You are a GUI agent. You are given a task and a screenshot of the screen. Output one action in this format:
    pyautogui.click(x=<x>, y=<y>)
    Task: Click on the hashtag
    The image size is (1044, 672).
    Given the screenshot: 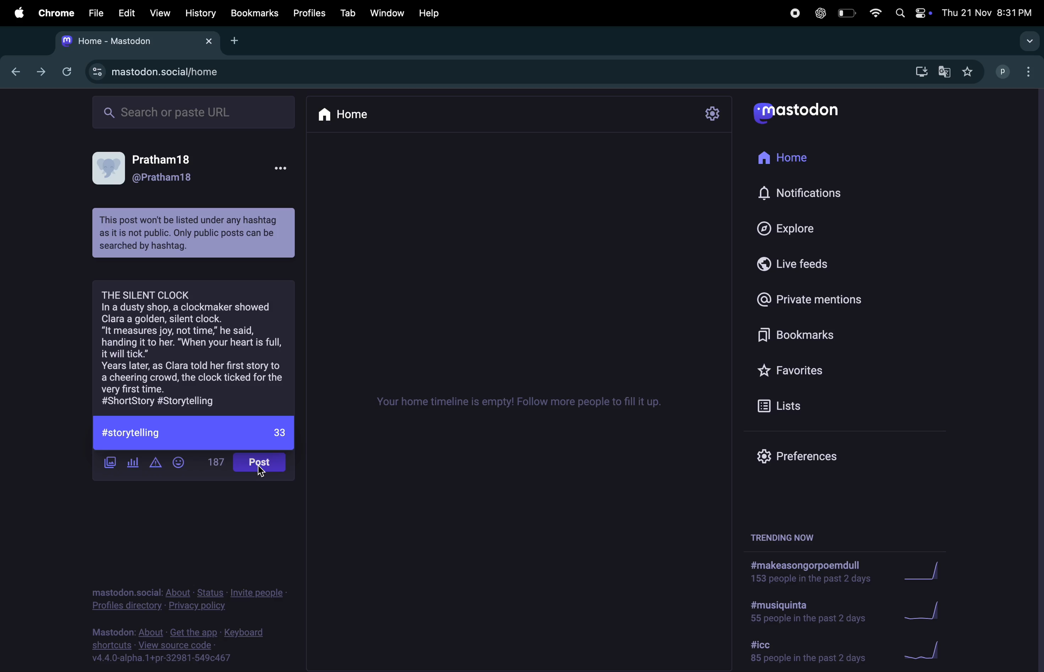 What is the action you would take?
    pyautogui.click(x=809, y=570)
    